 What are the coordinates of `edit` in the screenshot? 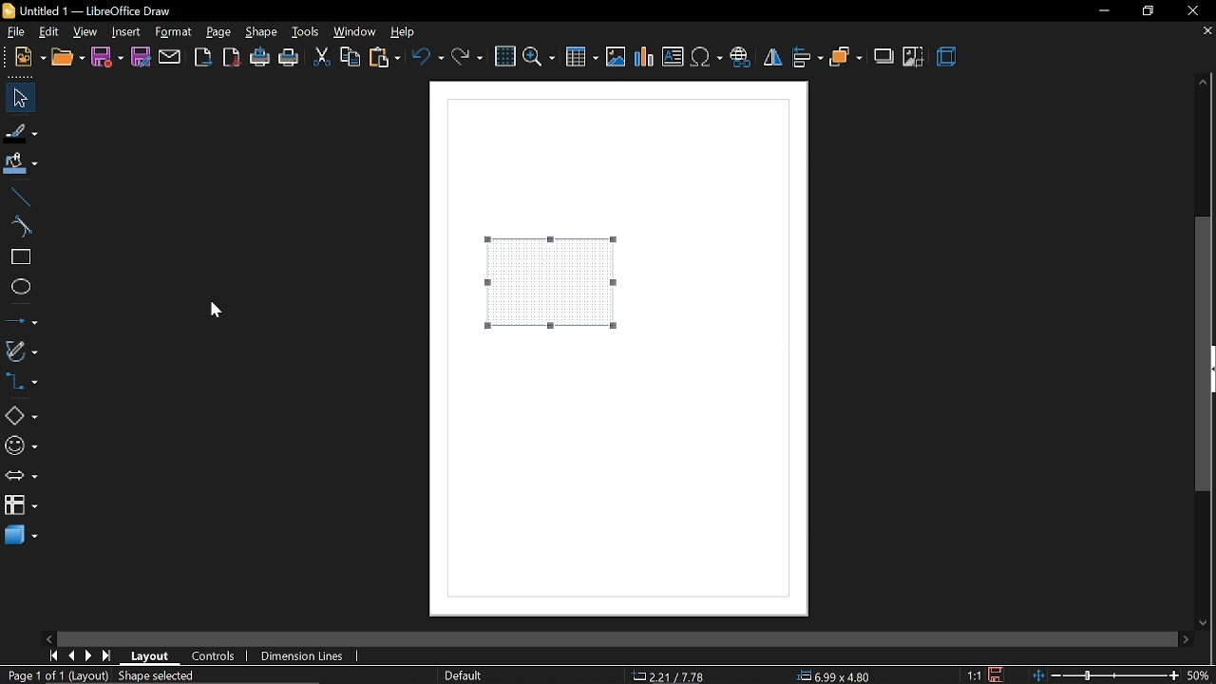 It's located at (47, 30).